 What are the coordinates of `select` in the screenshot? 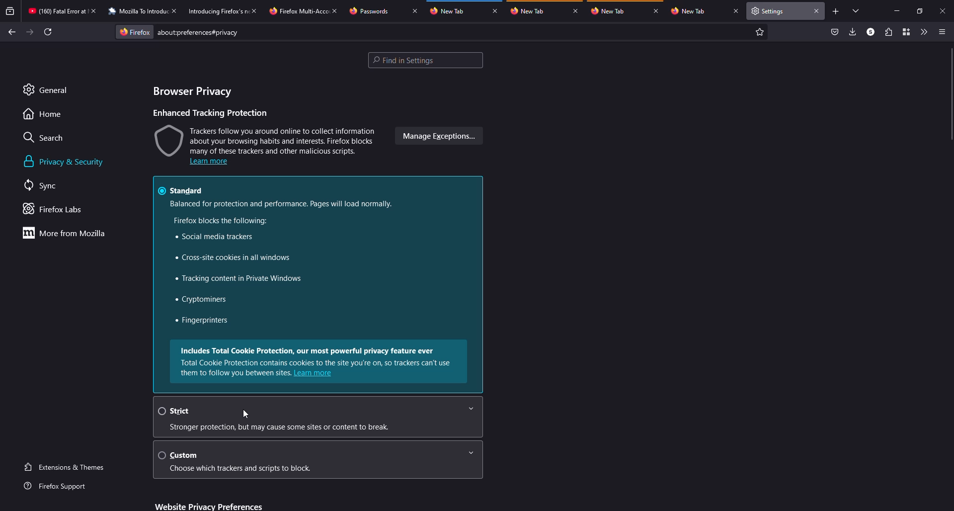 It's located at (159, 411).